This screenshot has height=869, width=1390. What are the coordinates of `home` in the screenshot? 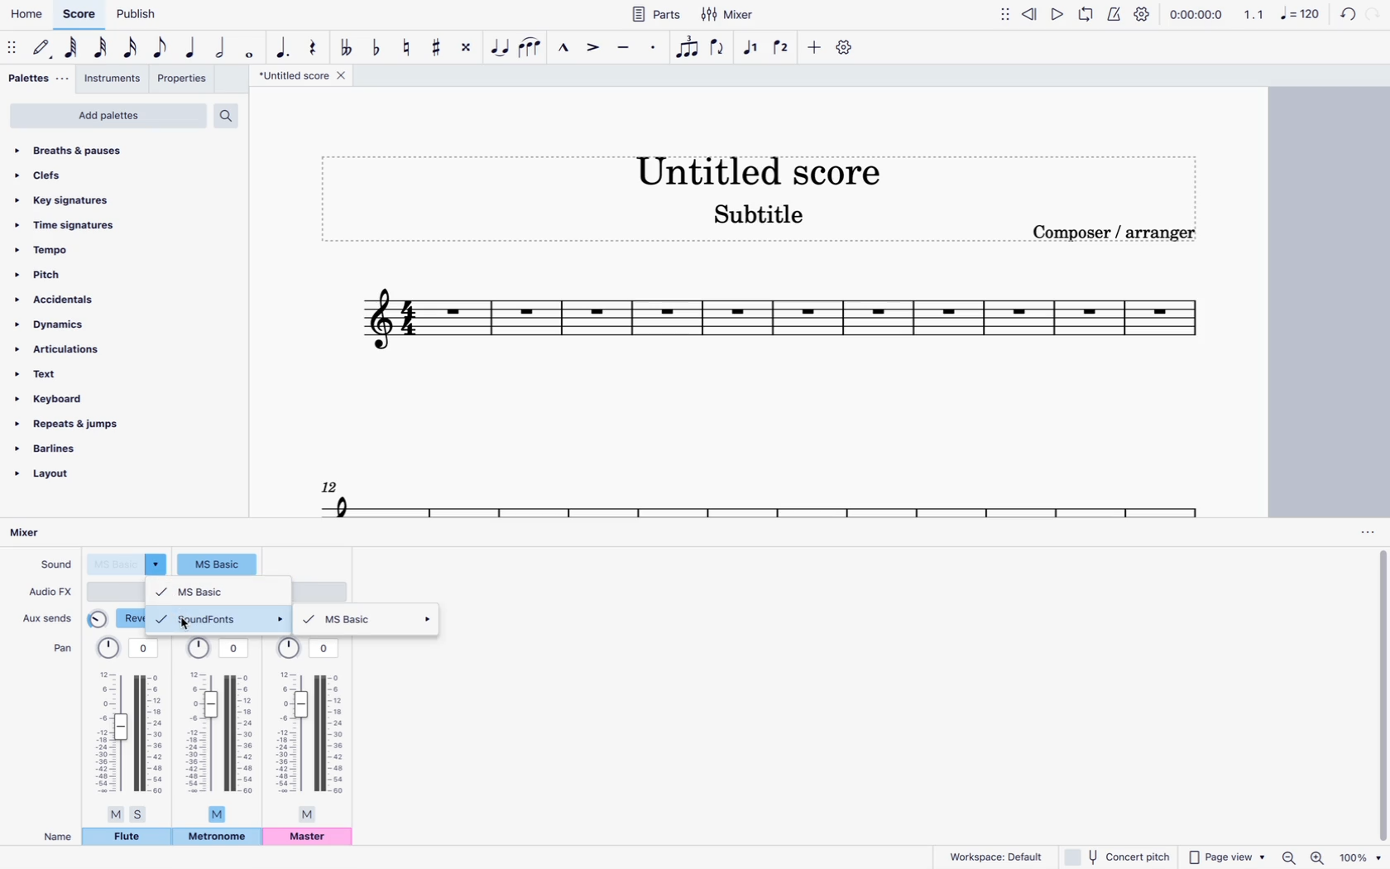 It's located at (25, 14).